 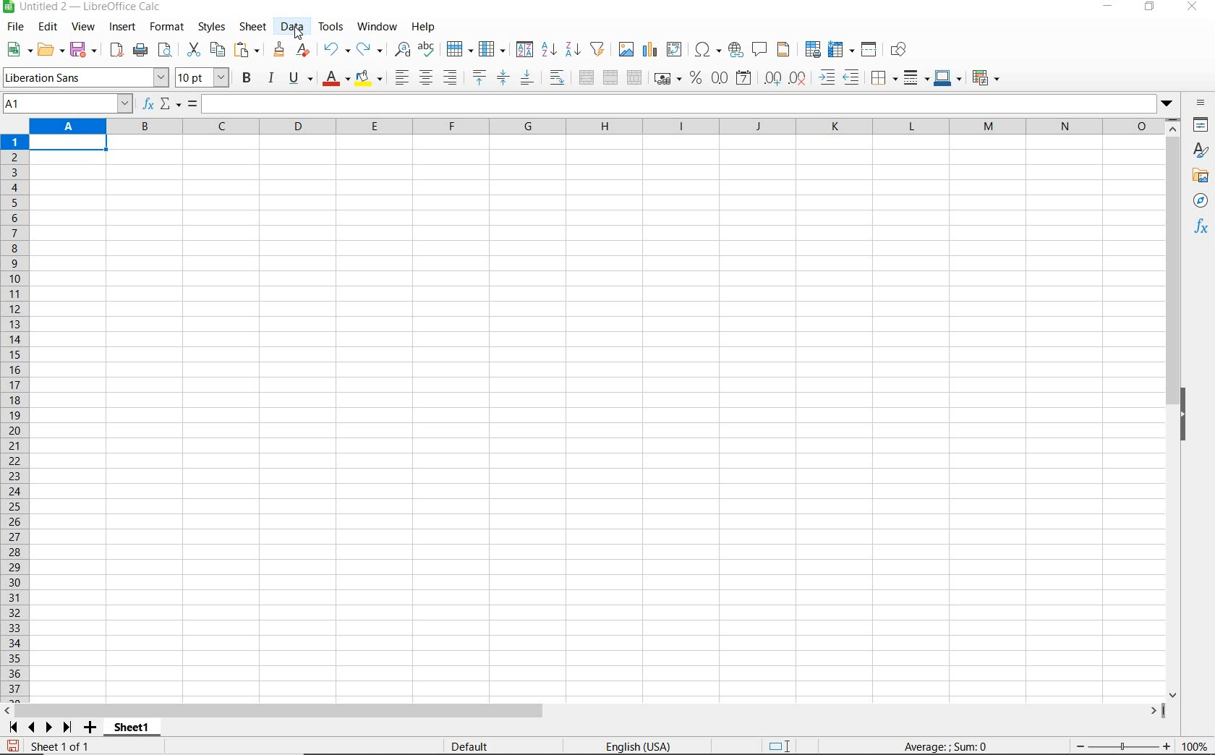 I want to click on border style, so click(x=917, y=77).